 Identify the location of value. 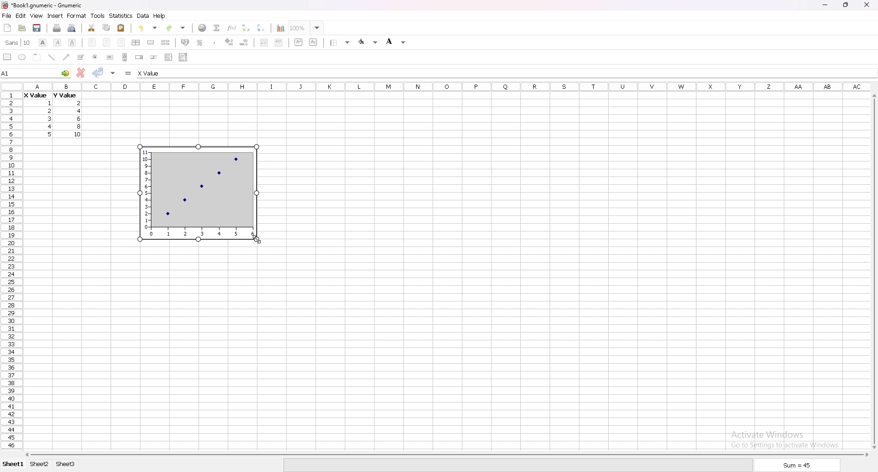
(80, 127).